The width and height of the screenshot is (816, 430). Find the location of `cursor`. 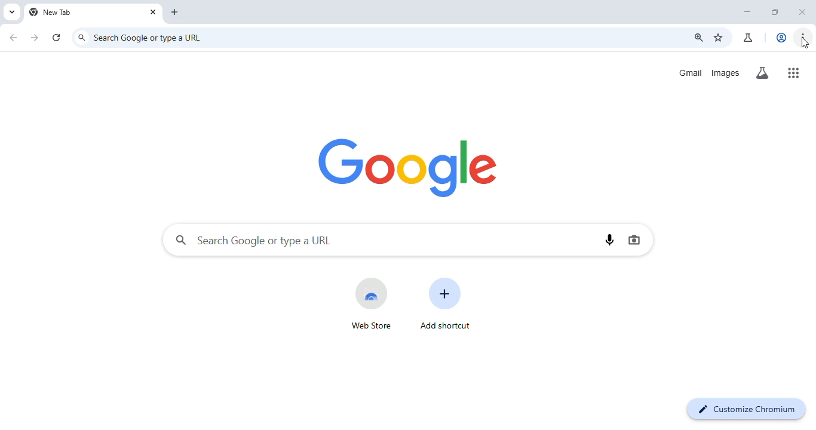

cursor is located at coordinates (805, 44).